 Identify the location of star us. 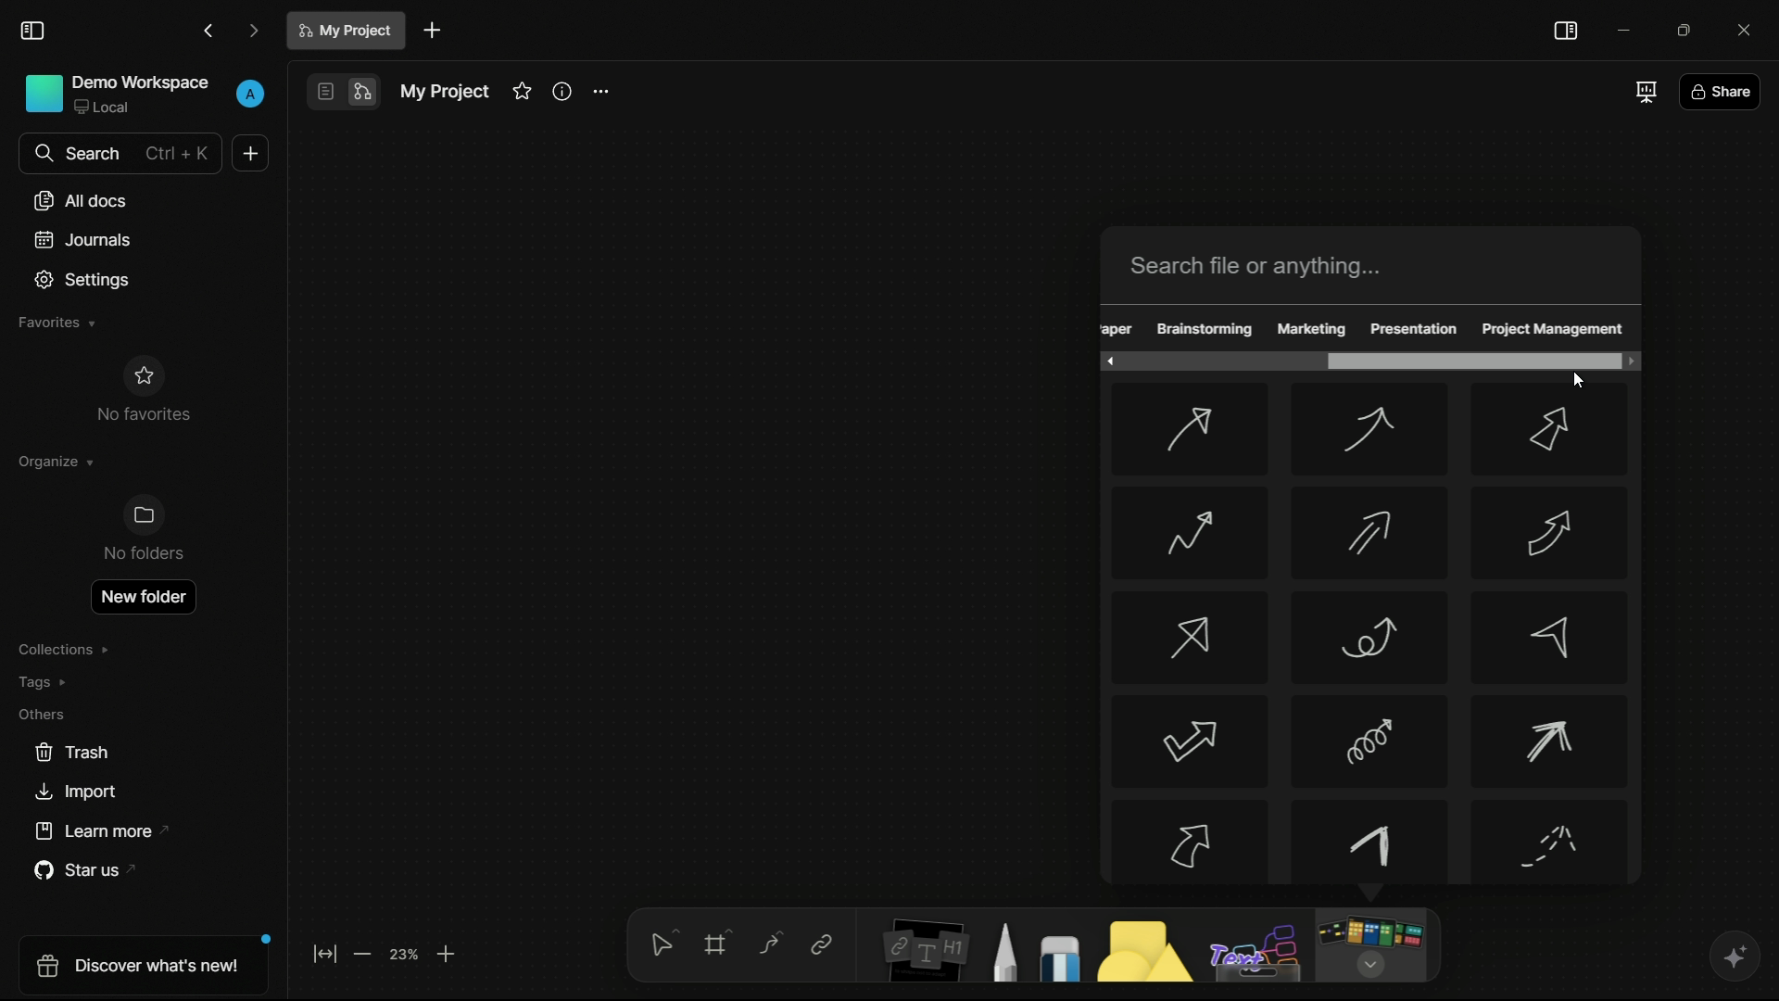
(91, 871).